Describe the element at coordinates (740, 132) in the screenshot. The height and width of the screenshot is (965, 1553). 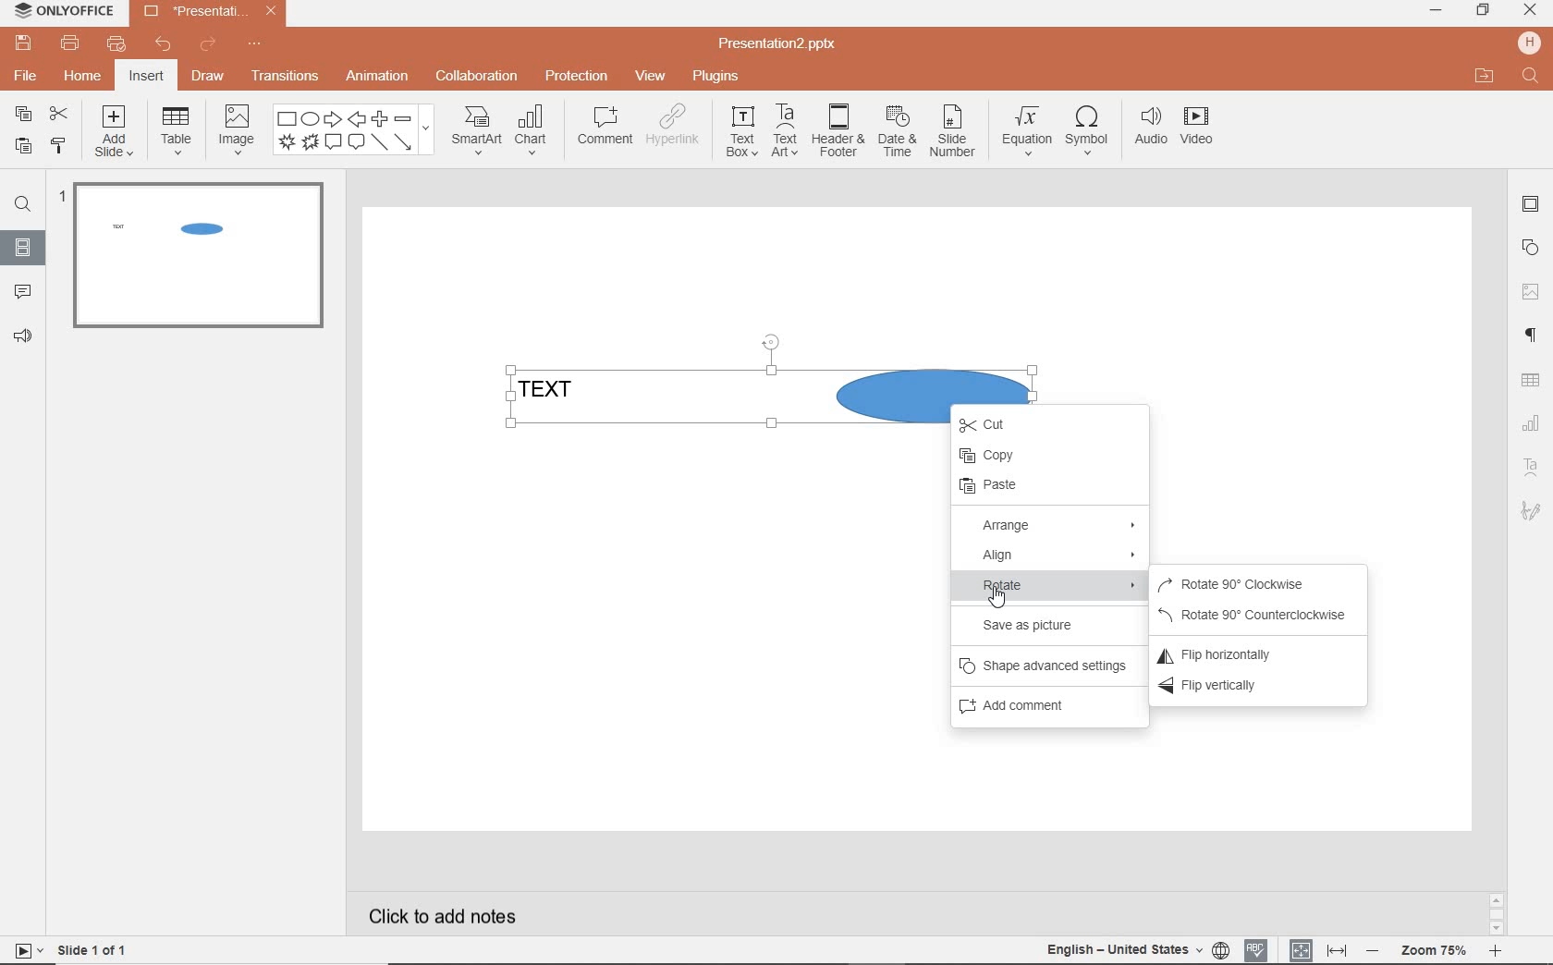
I see `textbox` at that location.